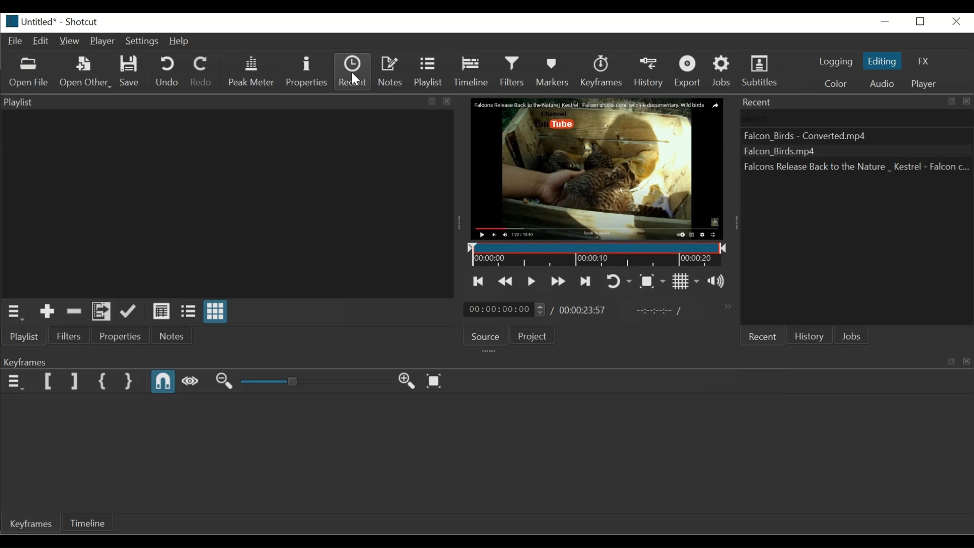 The height and width of the screenshot is (548, 974). I want to click on Player, so click(927, 83).